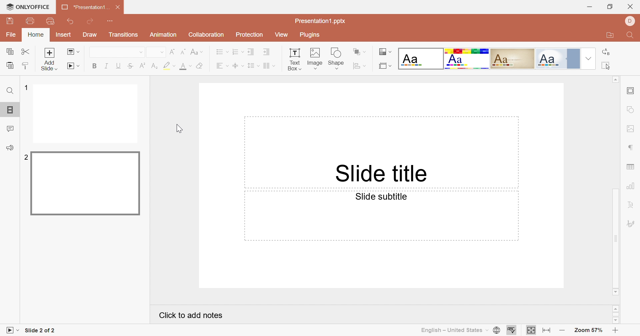  What do you see at coordinates (548, 330) in the screenshot?
I see `Fit to width` at bounding box center [548, 330].